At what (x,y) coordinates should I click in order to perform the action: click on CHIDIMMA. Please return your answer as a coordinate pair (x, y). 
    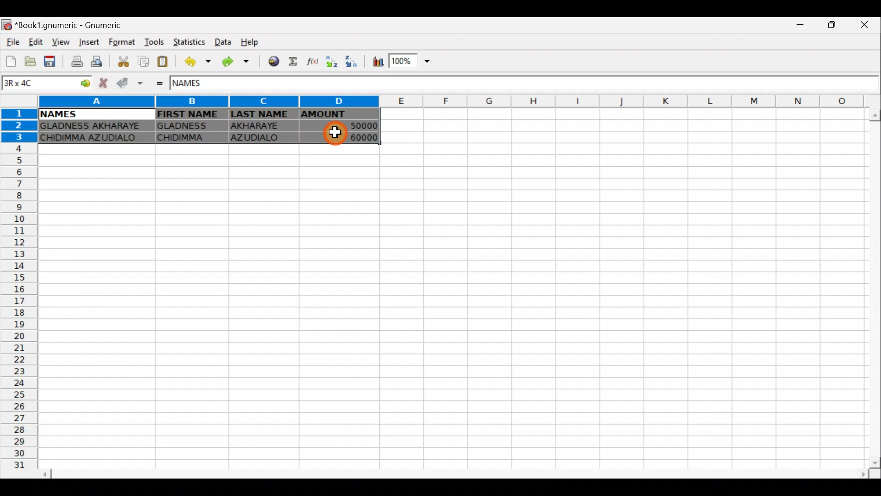
    Looking at the image, I should click on (190, 137).